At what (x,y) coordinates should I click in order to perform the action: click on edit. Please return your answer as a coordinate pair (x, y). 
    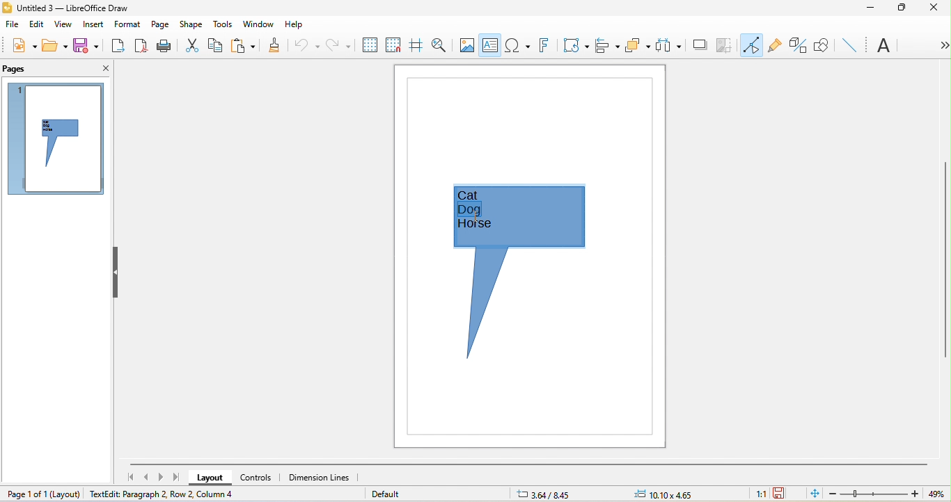
    Looking at the image, I should click on (36, 24).